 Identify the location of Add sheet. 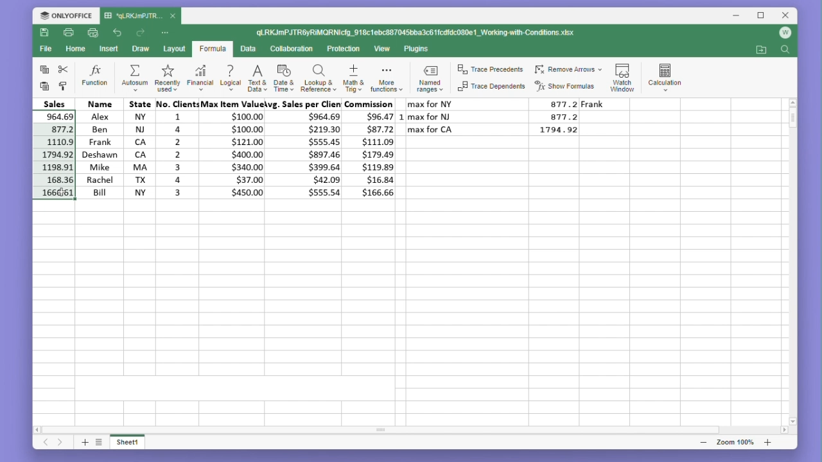
(83, 443).